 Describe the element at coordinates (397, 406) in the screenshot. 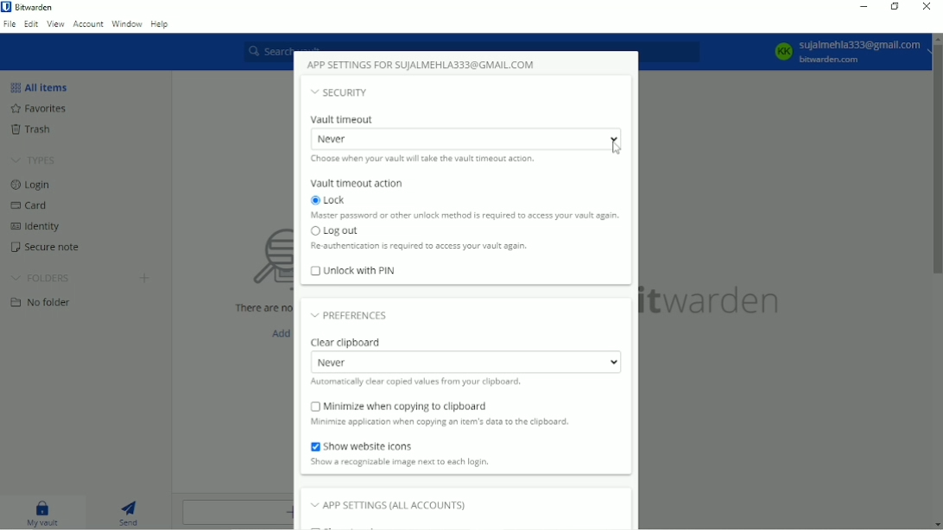

I see `Minimize when copying to clipboard` at that location.